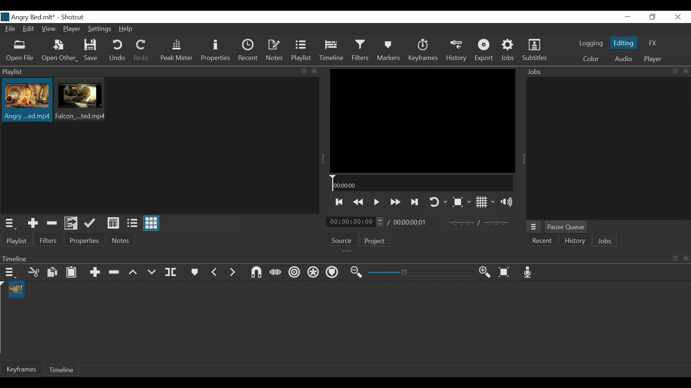  Describe the element at coordinates (341, 240) in the screenshot. I see `Source` at that location.